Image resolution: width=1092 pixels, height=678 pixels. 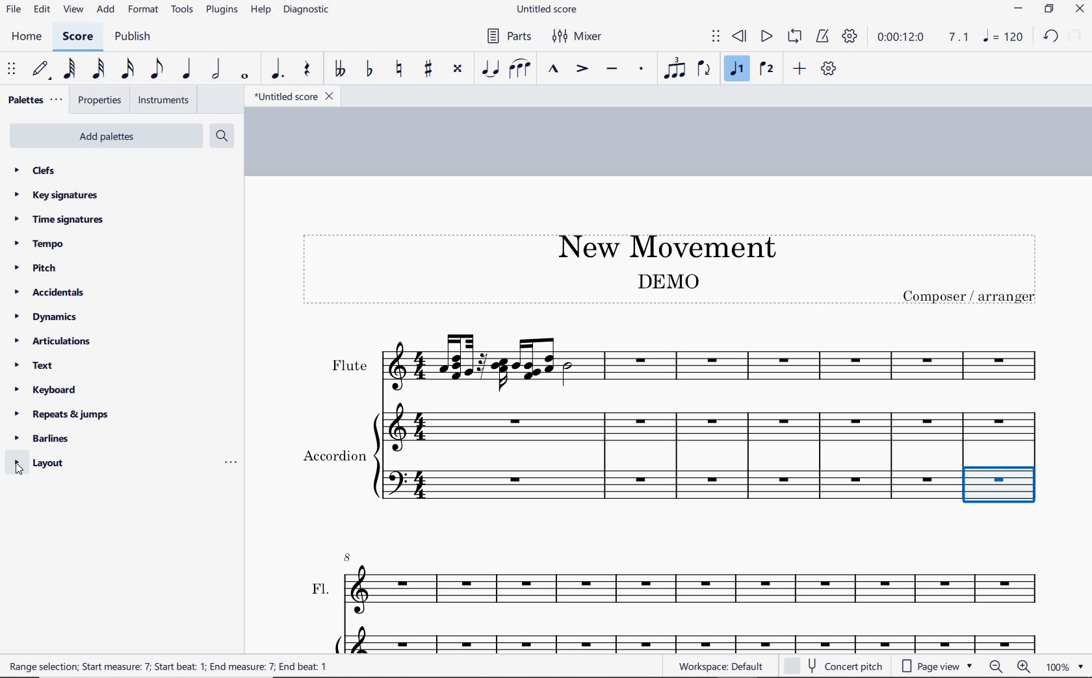 What do you see at coordinates (714, 360) in the screenshot?
I see `Instrument: Flute` at bounding box center [714, 360].